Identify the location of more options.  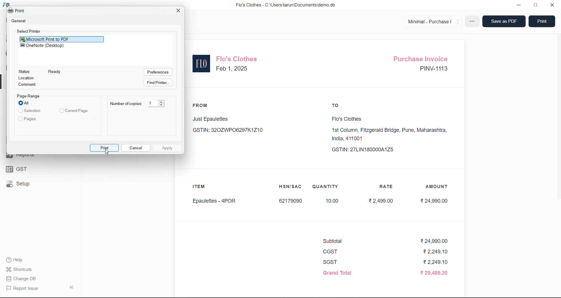
(473, 22).